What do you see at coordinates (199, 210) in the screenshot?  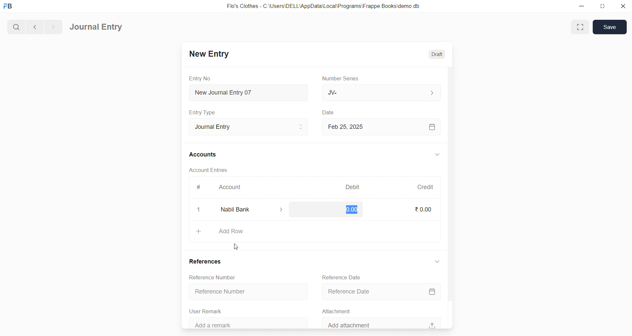 I see `closee` at bounding box center [199, 210].